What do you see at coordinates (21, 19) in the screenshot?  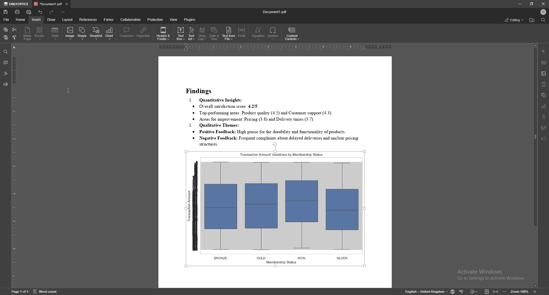 I see `home` at bounding box center [21, 19].